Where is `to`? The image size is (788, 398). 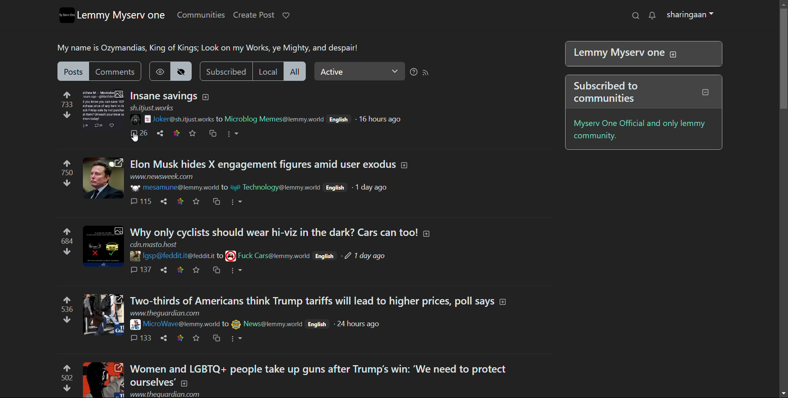
to is located at coordinates (224, 187).